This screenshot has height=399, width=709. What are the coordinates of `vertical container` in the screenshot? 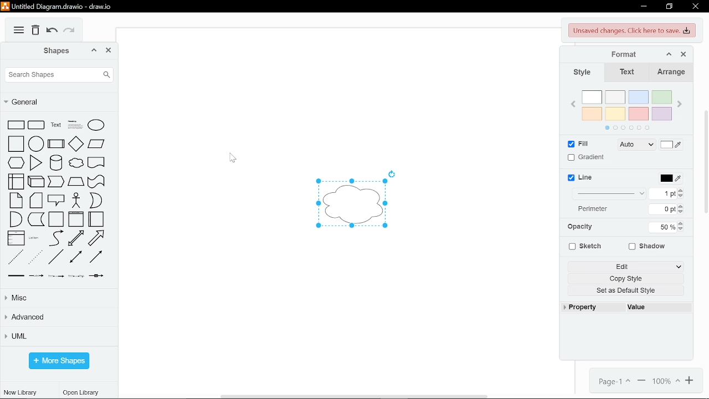 It's located at (76, 219).